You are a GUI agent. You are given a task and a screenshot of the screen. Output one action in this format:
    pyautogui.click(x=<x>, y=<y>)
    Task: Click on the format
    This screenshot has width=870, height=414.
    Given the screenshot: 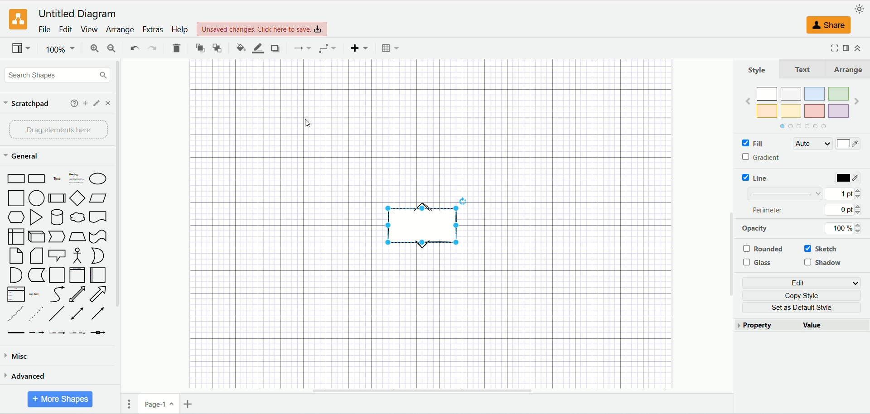 What is the action you would take?
    pyautogui.click(x=844, y=48)
    